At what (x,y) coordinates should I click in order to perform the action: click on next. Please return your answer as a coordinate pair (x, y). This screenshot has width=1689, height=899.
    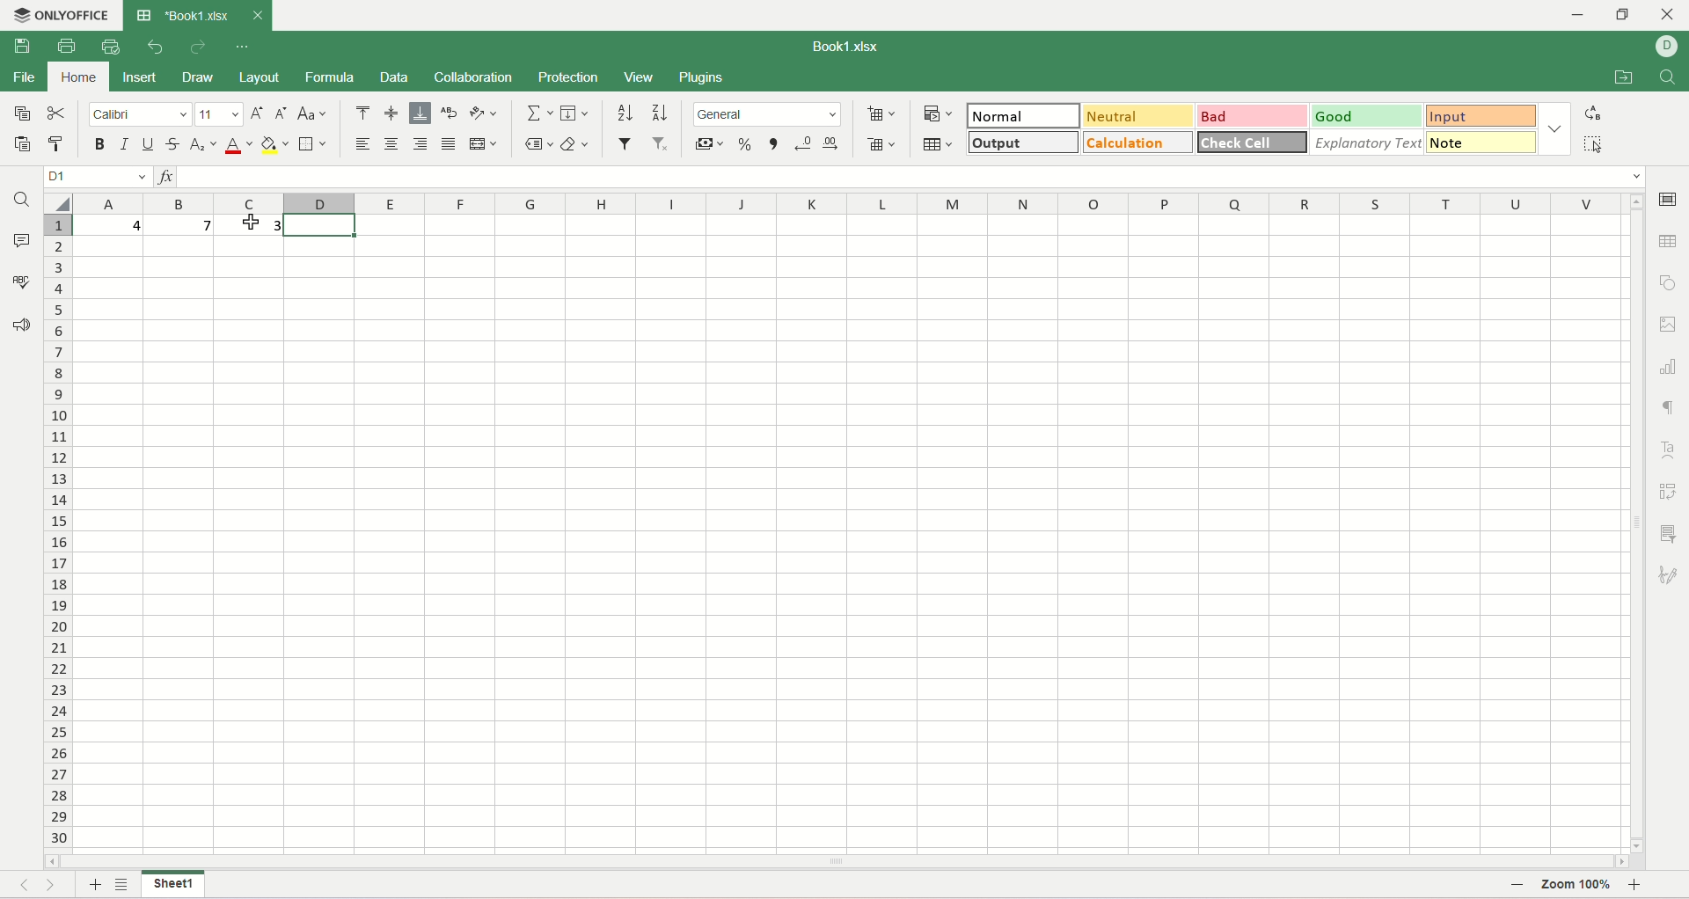
    Looking at the image, I should click on (56, 885).